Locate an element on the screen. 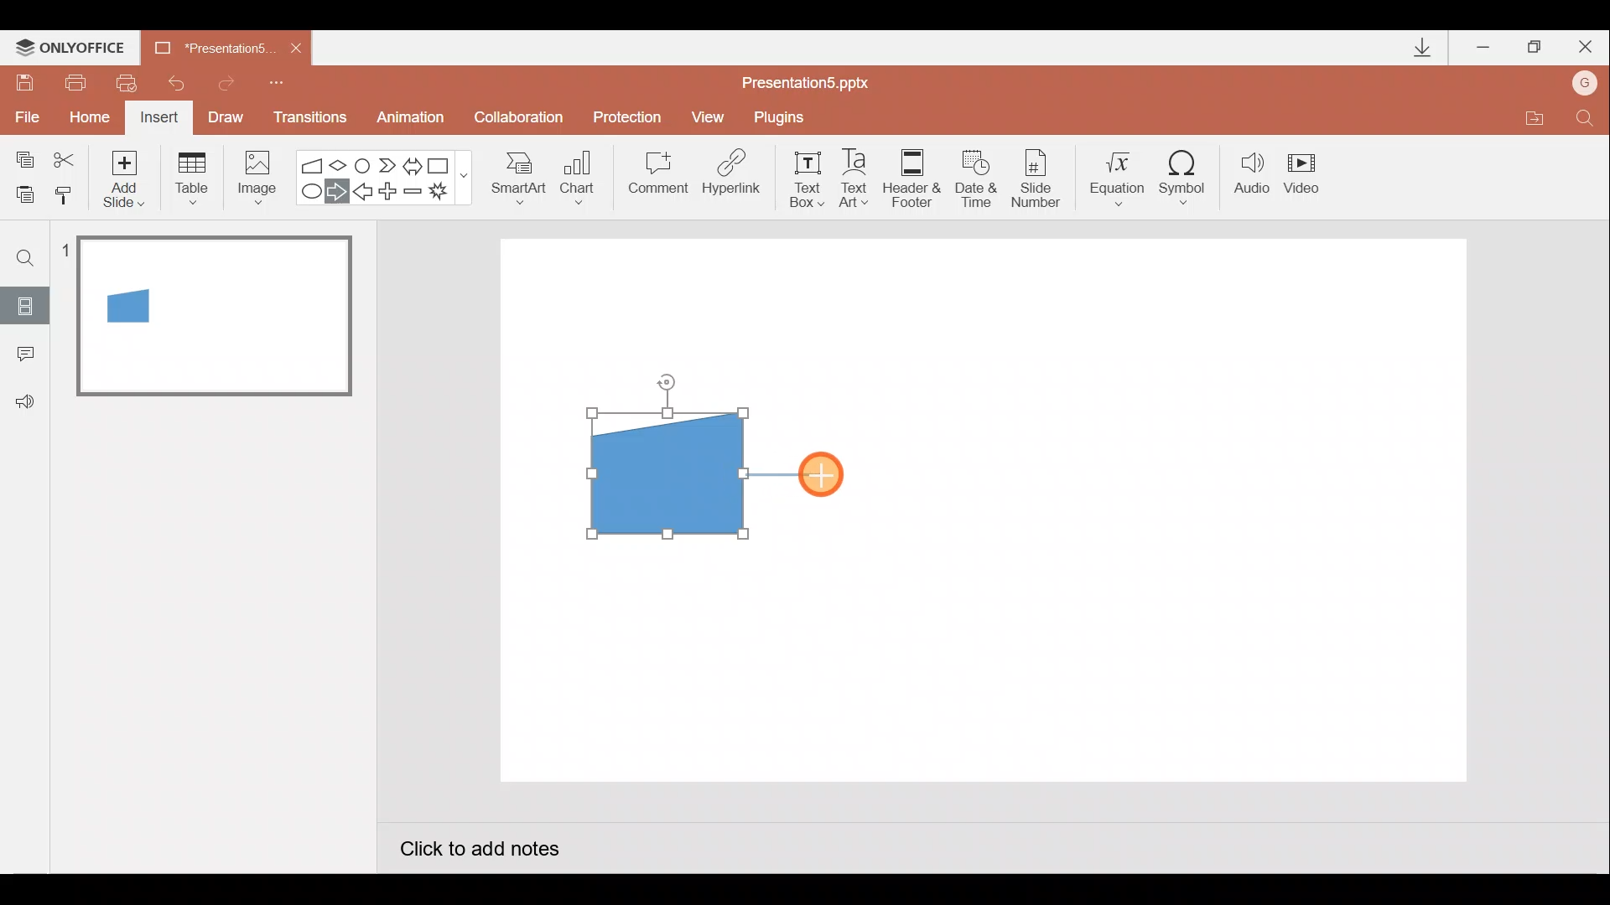  Find is located at coordinates (1585, 122).